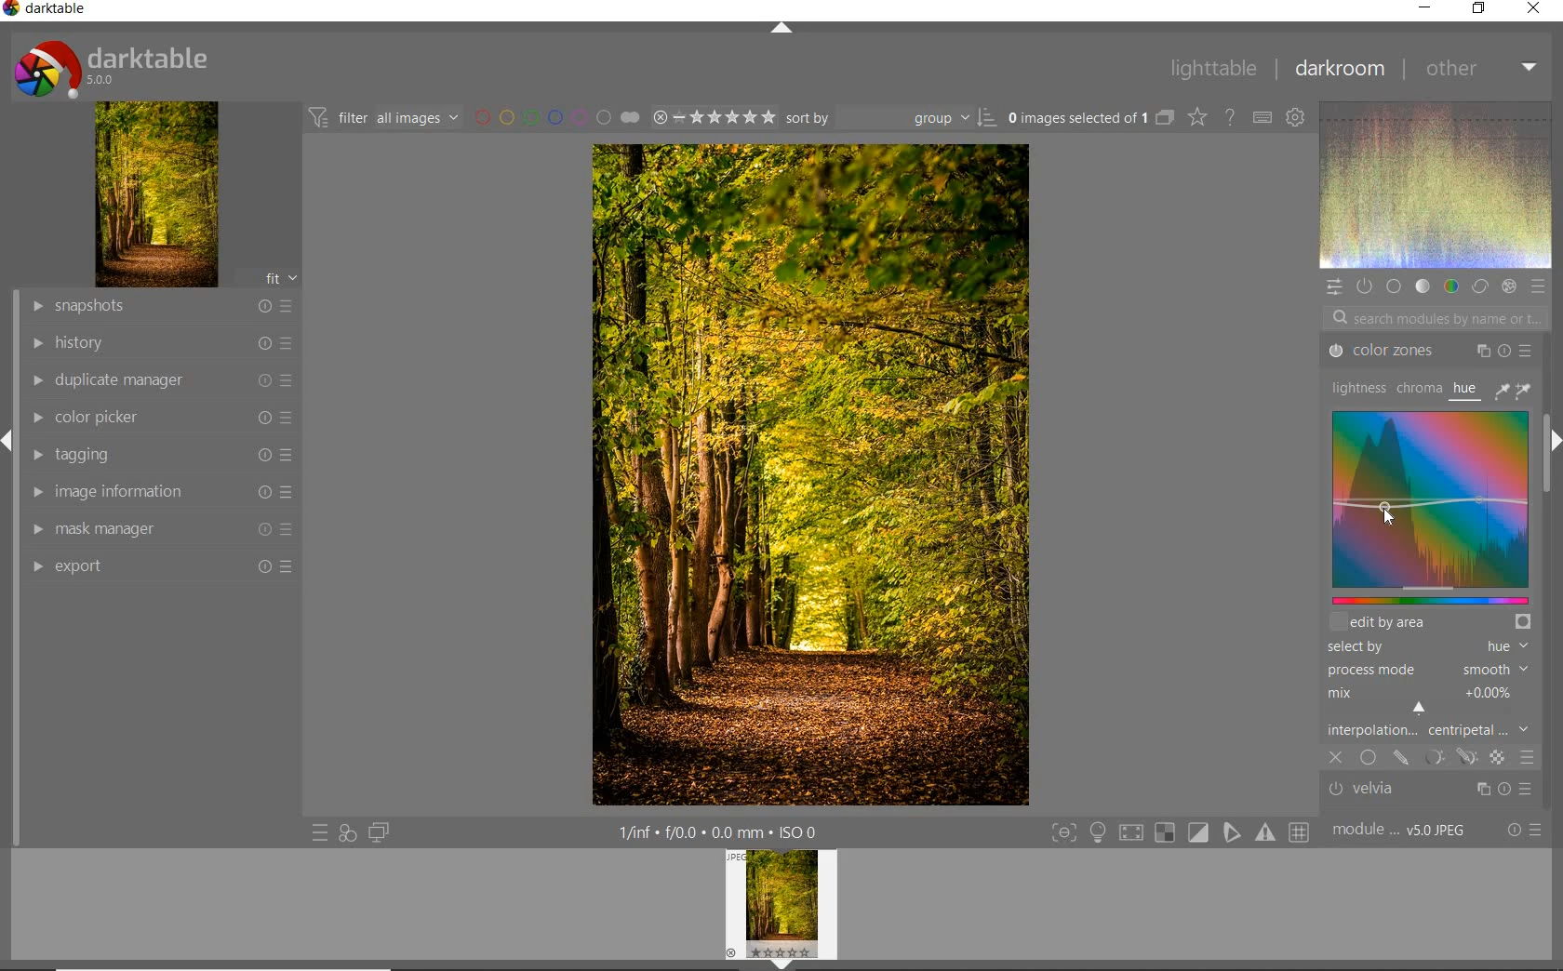 The height and width of the screenshot is (971, 1563). I want to click on OTHER, so click(1483, 68).